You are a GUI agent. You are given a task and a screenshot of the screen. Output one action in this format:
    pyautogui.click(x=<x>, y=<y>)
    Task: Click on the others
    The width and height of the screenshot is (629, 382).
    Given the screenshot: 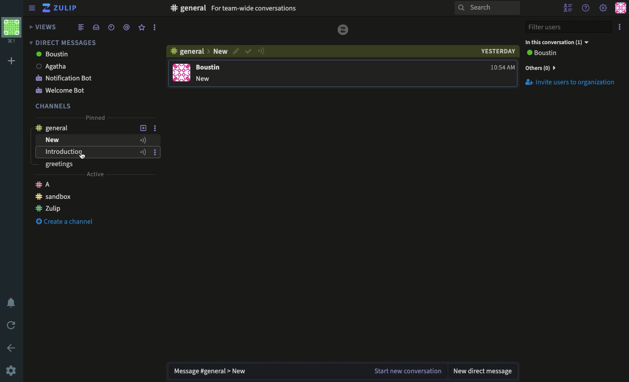 What is the action you would take?
    pyautogui.click(x=541, y=67)
    